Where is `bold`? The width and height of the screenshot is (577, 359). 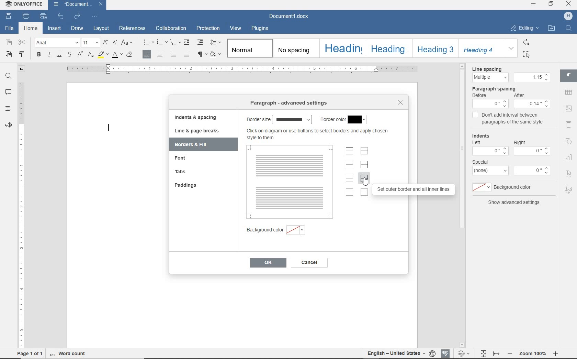 bold is located at coordinates (39, 55).